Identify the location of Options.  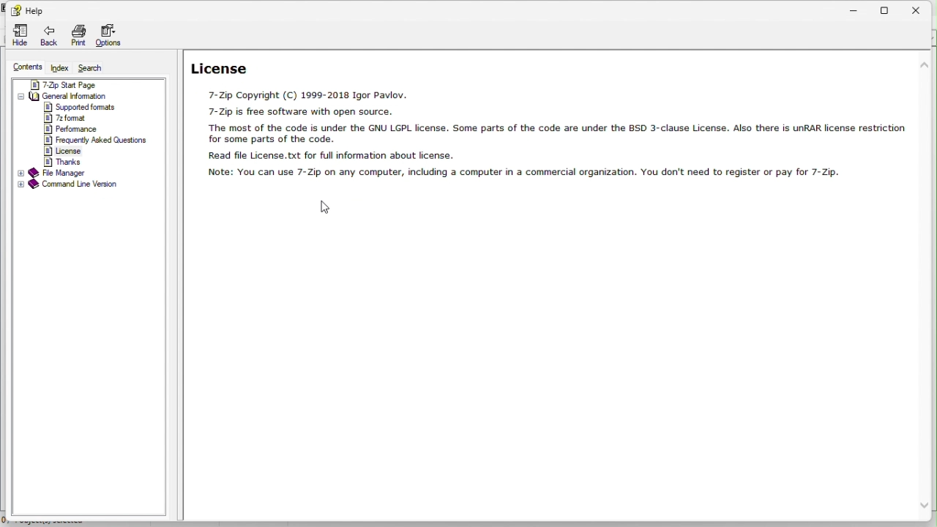
(113, 37).